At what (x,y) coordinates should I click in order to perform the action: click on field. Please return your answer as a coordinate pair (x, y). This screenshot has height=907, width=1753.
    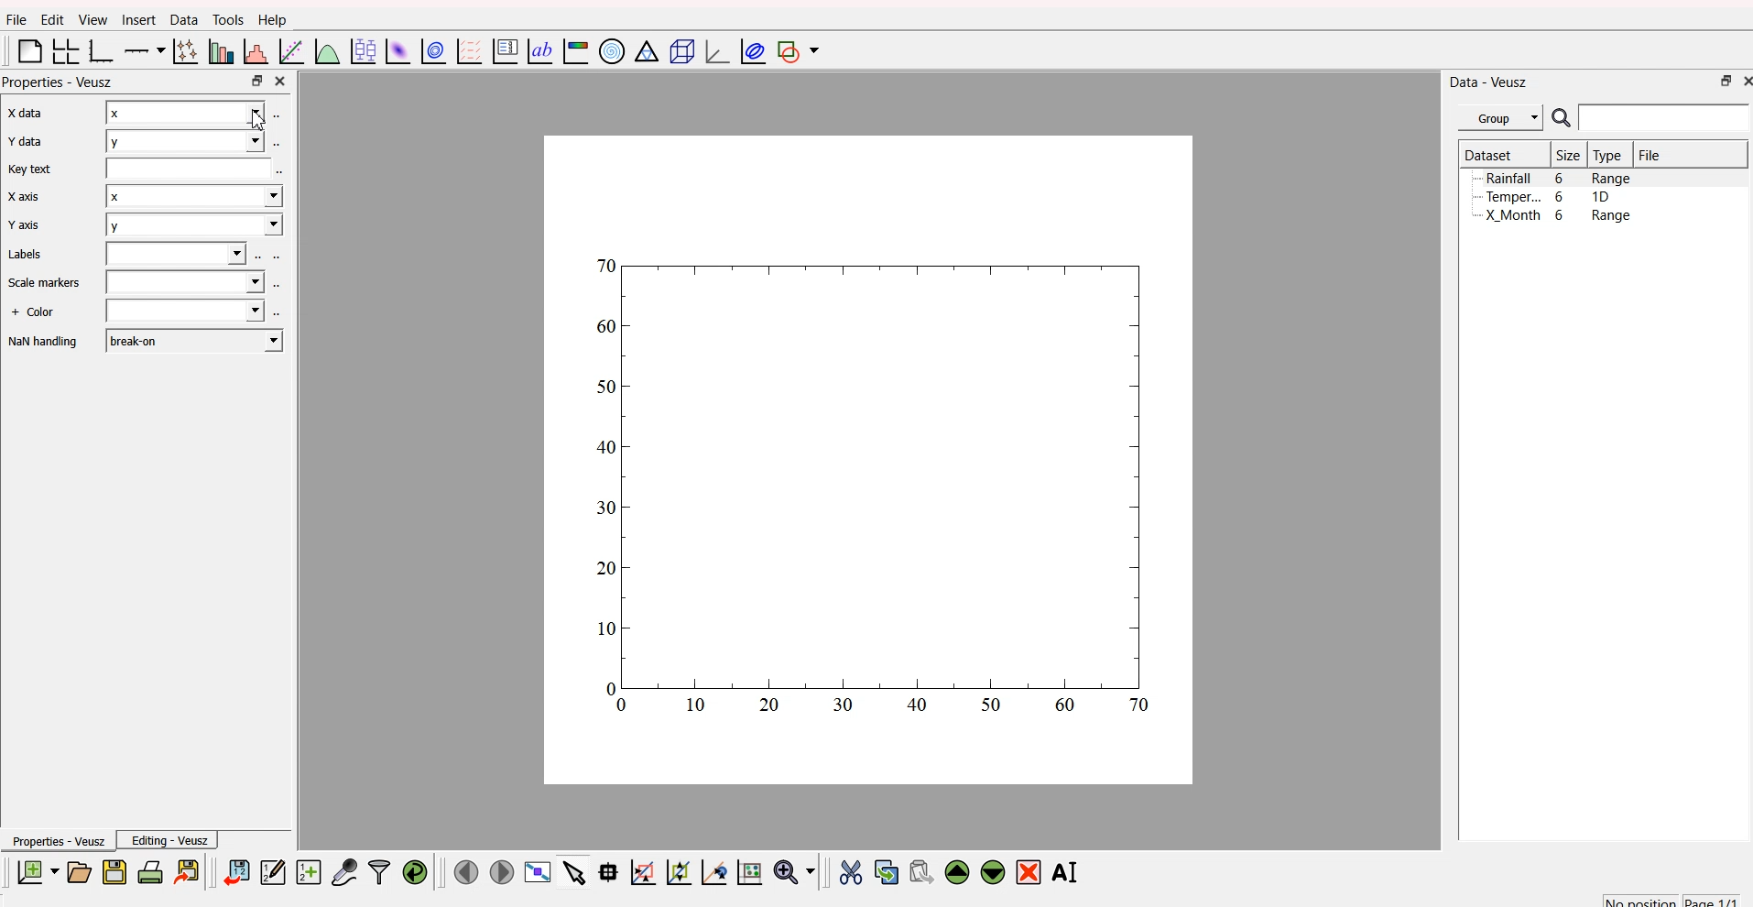
    Looking at the image, I should click on (191, 173).